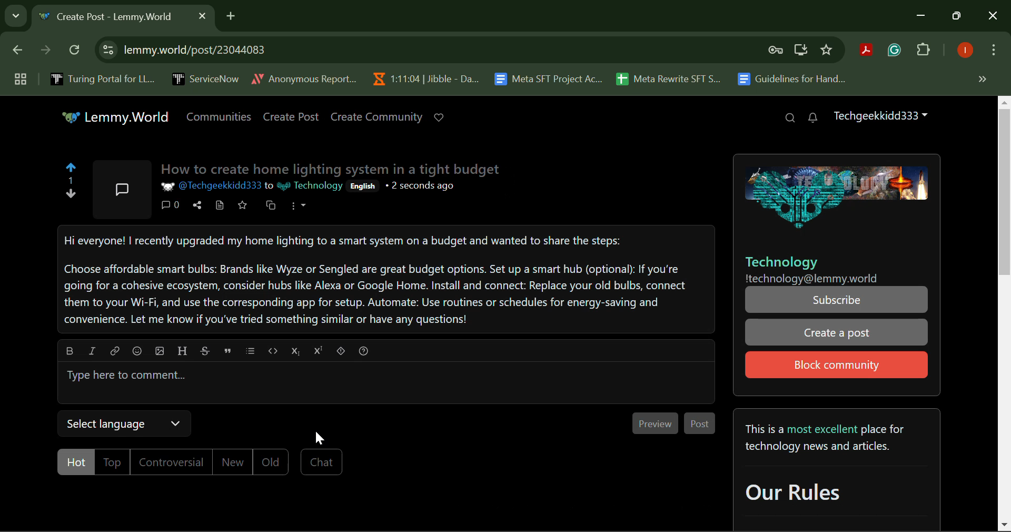  What do you see at coordinates (170, 462) in the screenshot?
I see `Controversial Post Button Unselected` at bounding box center [170, 462].